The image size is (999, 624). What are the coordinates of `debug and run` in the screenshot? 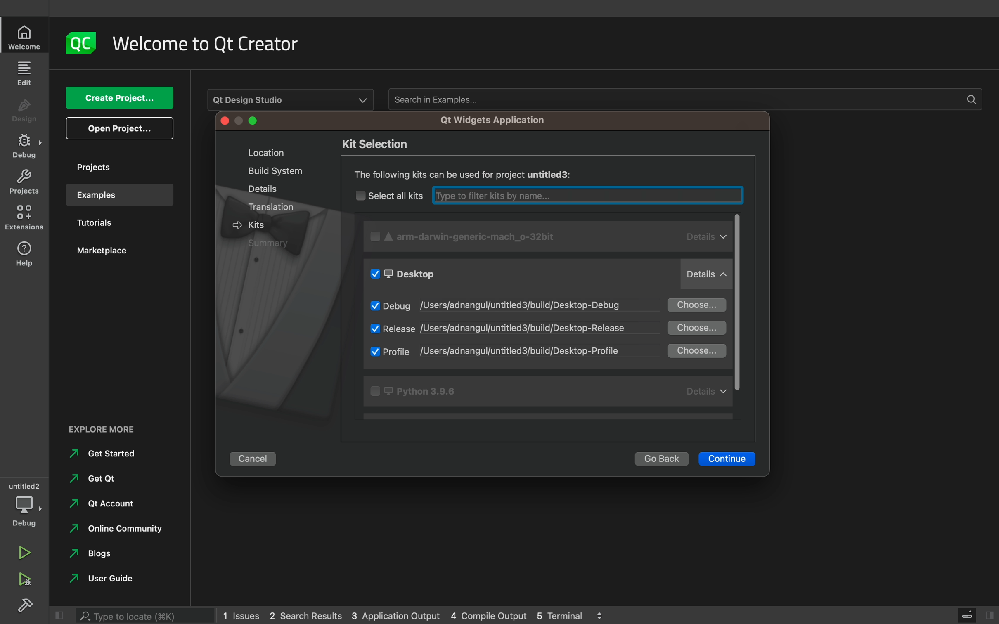 It's located at (25, 579).